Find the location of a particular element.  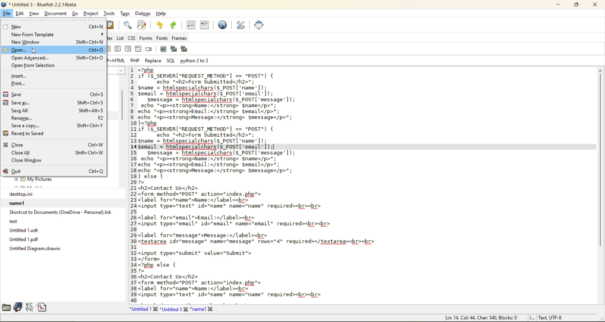

python 2 to 3 is located at coordinates (198, 60).